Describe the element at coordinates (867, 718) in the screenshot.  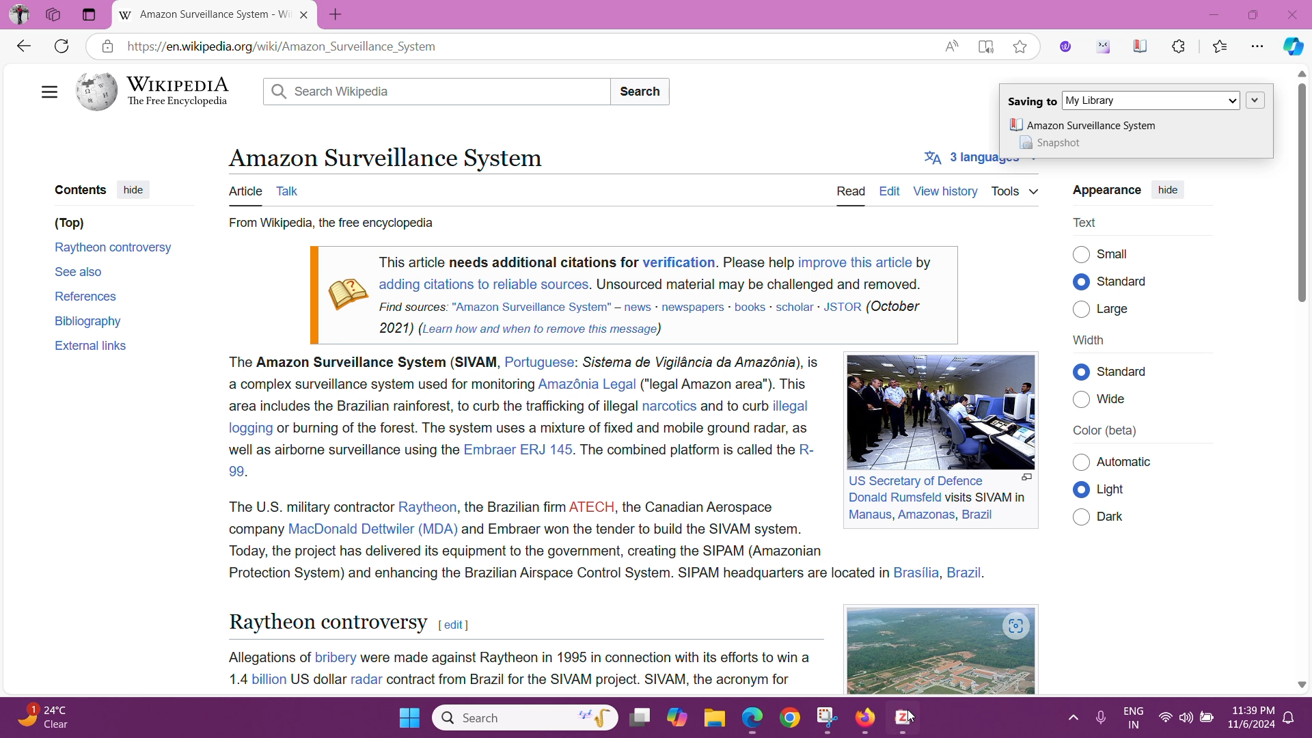
I see `Firefox browser` at that location.